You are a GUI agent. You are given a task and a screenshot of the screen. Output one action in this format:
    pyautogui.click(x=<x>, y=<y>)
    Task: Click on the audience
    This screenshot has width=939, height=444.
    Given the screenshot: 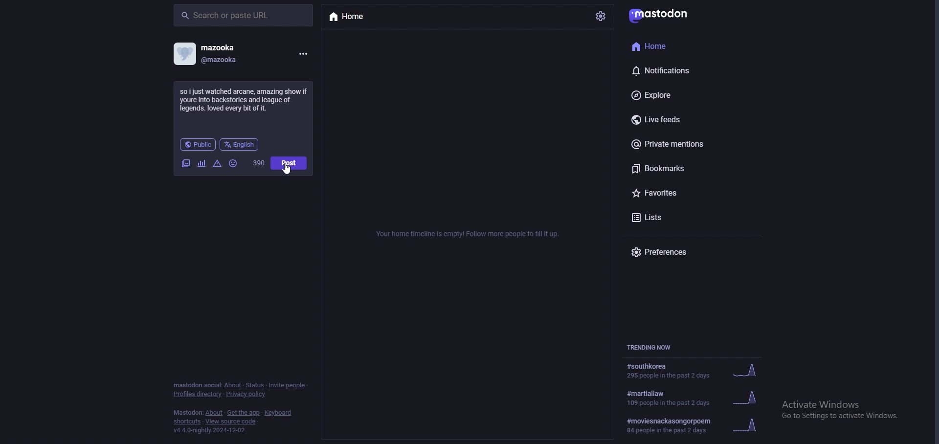 What is the action you would take?
    pyautogui.click(x=198, y=145)
    